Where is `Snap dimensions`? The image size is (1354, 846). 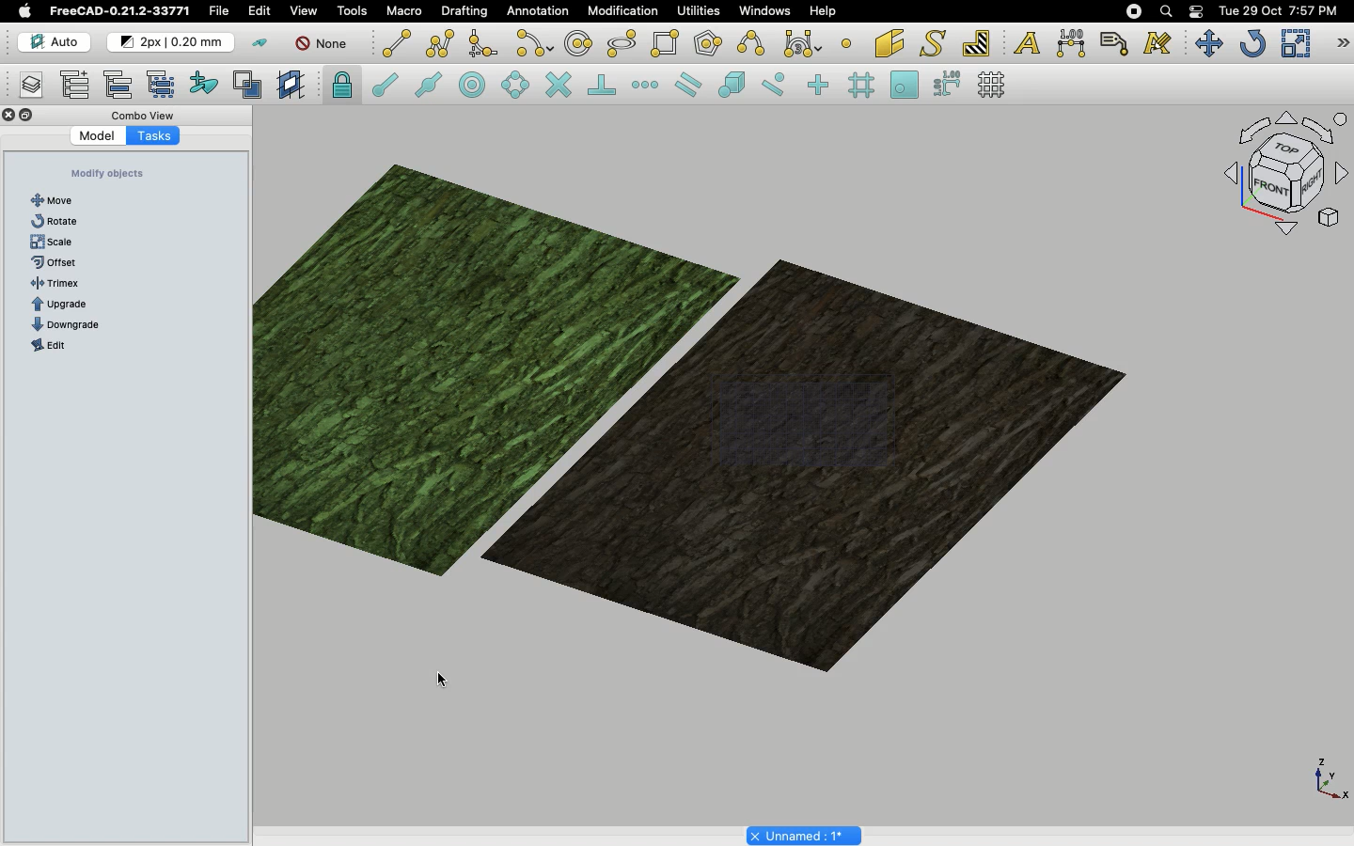
Snap dimensions is located at coordinates (948, 85).